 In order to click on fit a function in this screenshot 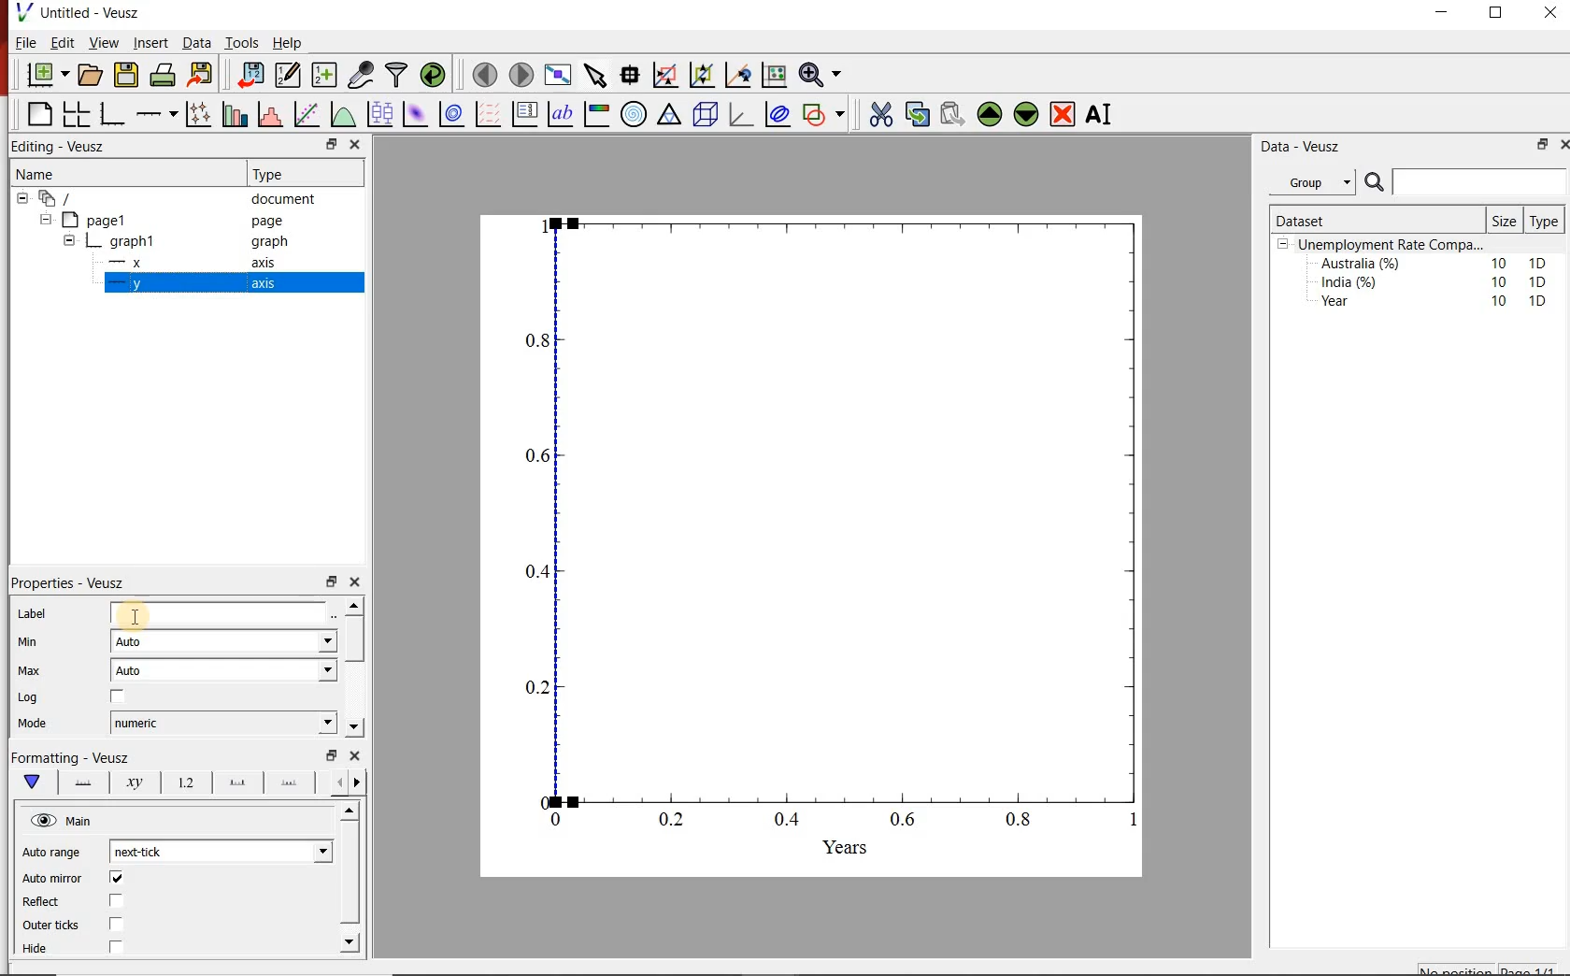, I will do `click(306, 114)`.